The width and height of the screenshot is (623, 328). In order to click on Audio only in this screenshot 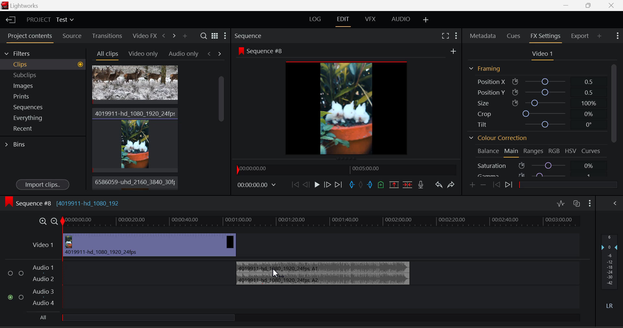, I will do `click(184, 53)`.